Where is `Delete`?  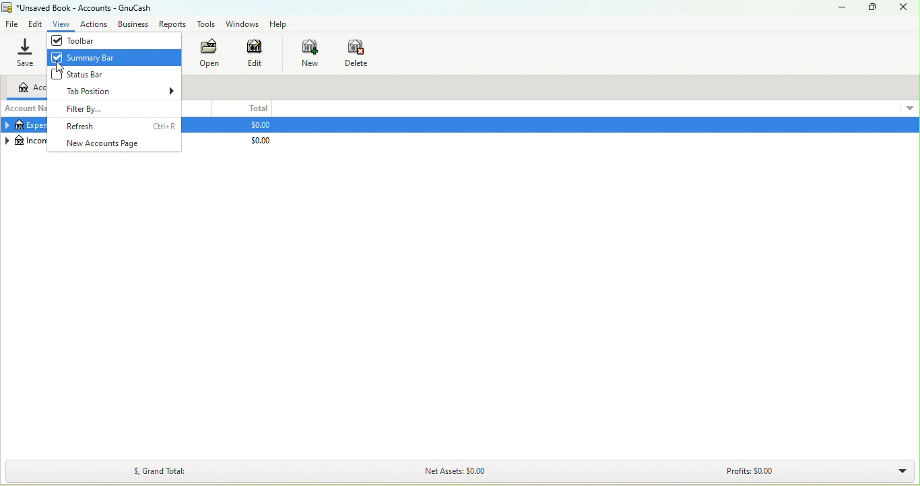 Delete is located at coordinates (357, 53).